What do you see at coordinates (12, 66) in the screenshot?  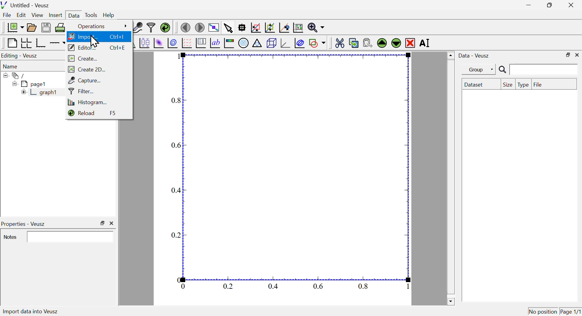 I see `name` at bounding box center [12, 66].